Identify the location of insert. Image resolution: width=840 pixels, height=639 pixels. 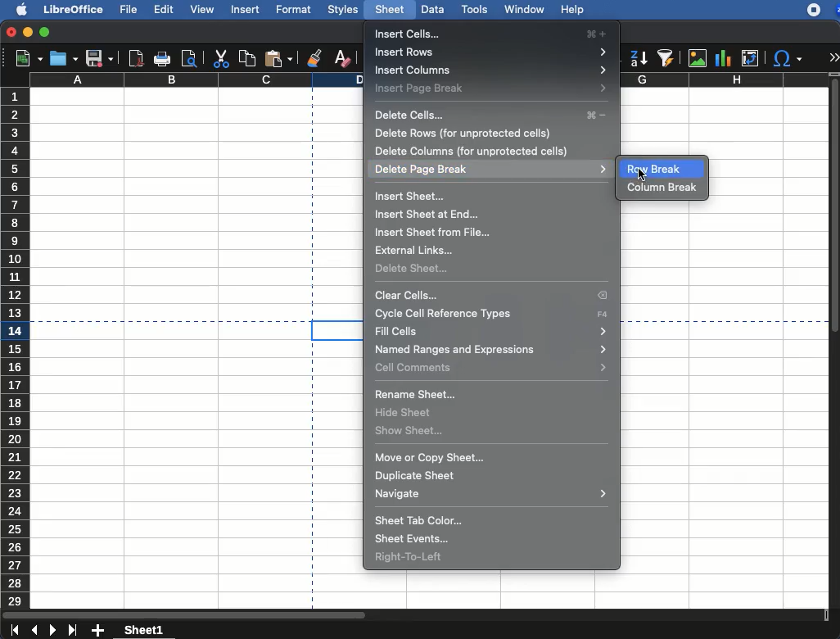
(246, 9).